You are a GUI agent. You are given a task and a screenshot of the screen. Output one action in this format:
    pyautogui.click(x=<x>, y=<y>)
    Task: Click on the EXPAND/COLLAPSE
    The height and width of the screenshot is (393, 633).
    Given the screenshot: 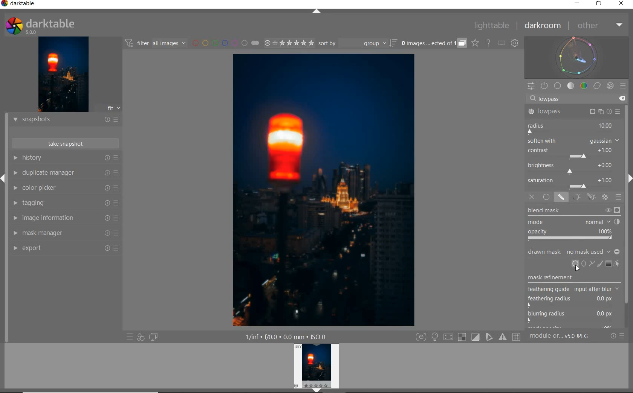 What is the action you would take?
    pyautogui.click(x=317, y=12)
    